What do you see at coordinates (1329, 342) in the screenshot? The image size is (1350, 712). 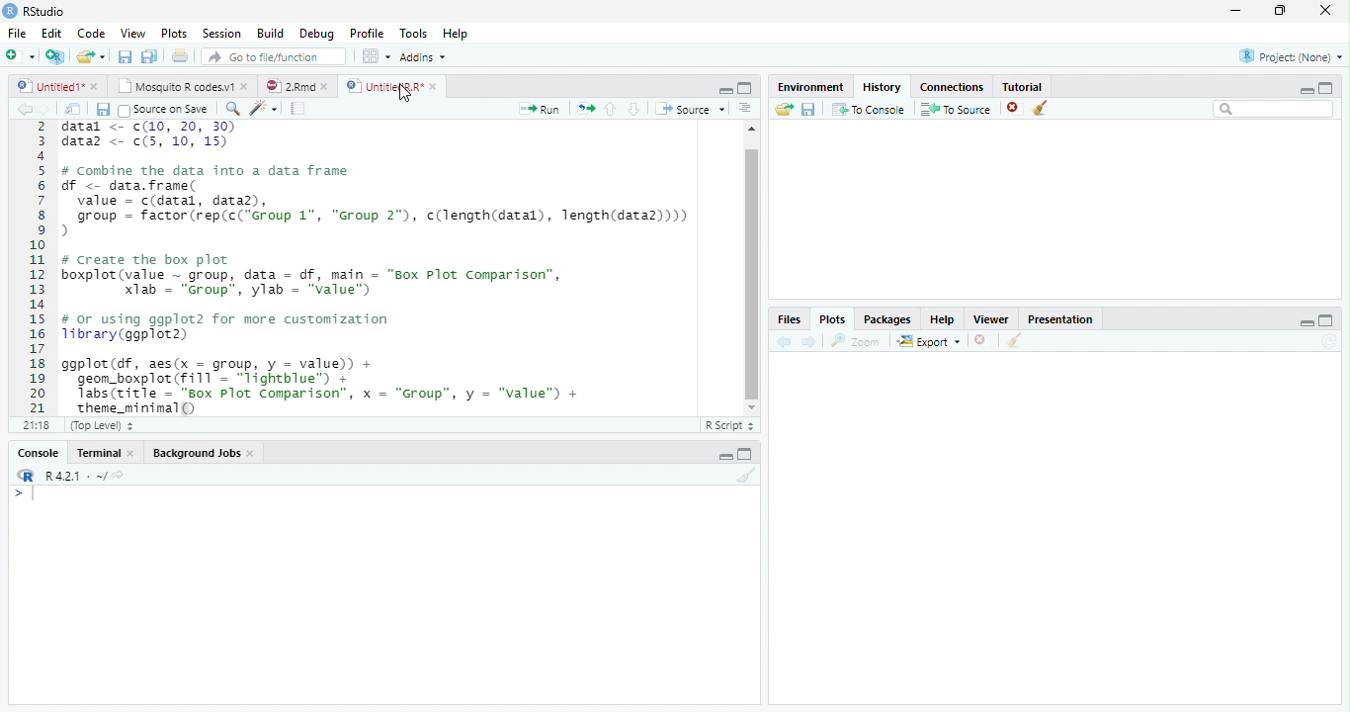 I see `Refresh current plot` at bounding box center [1329, 342].